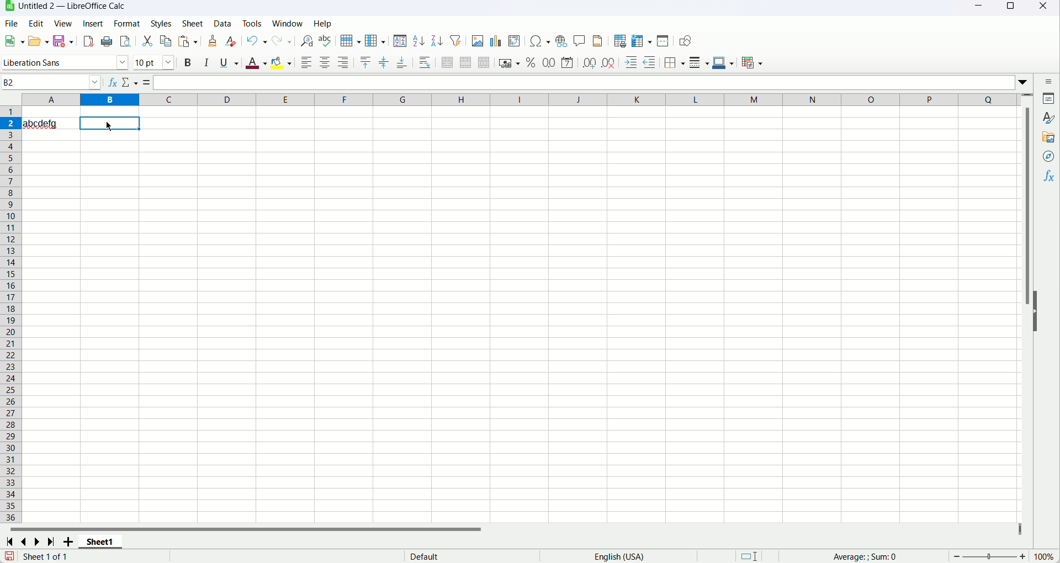 The width and height of the screenshot is (1060, 563). What do you see at coordinates (351, 41) in the screenshot?
I see `row` at bounding box center [351, 41].